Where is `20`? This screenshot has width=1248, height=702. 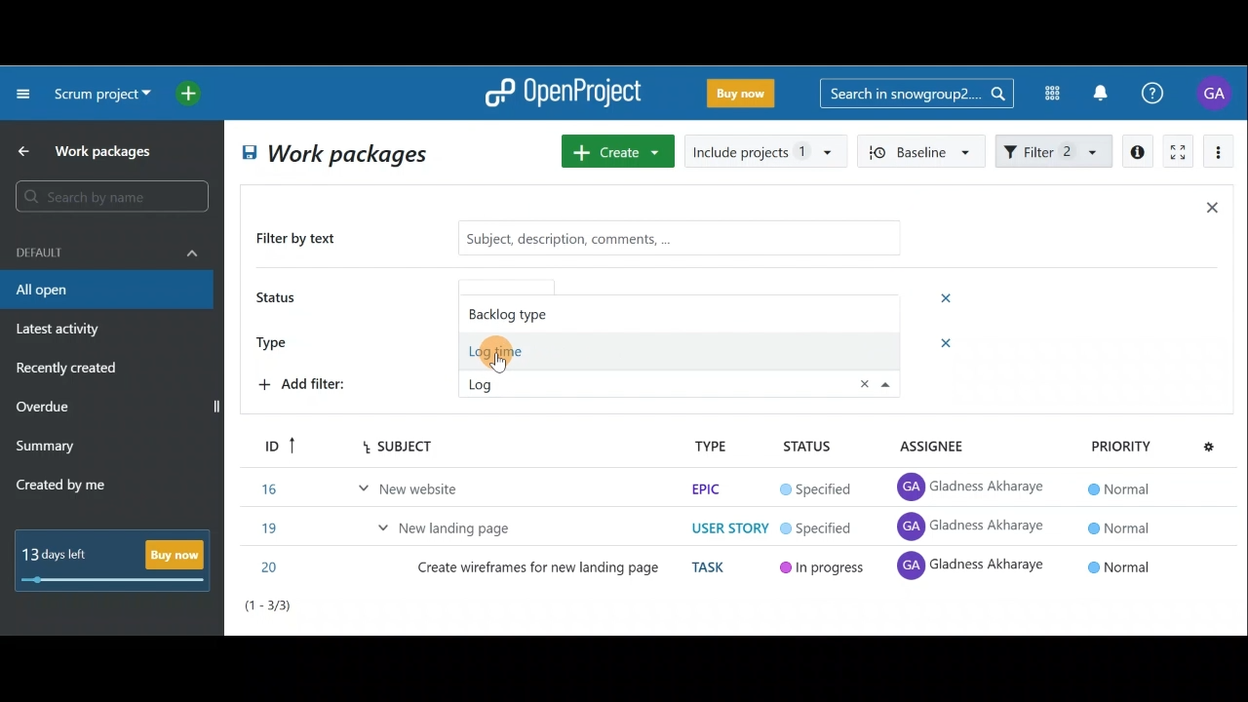 20 is located at coordinates (272, 567).